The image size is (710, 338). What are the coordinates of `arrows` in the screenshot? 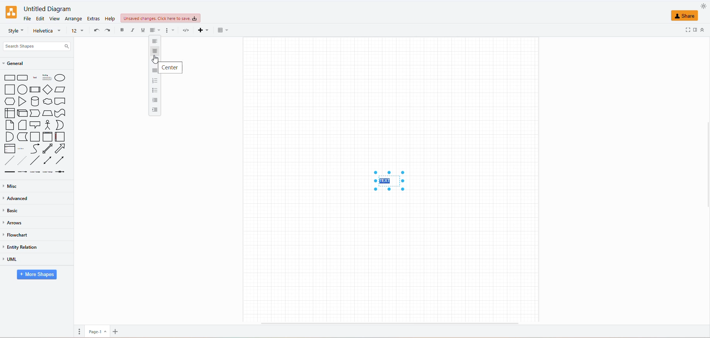 It's located at (14, 223).